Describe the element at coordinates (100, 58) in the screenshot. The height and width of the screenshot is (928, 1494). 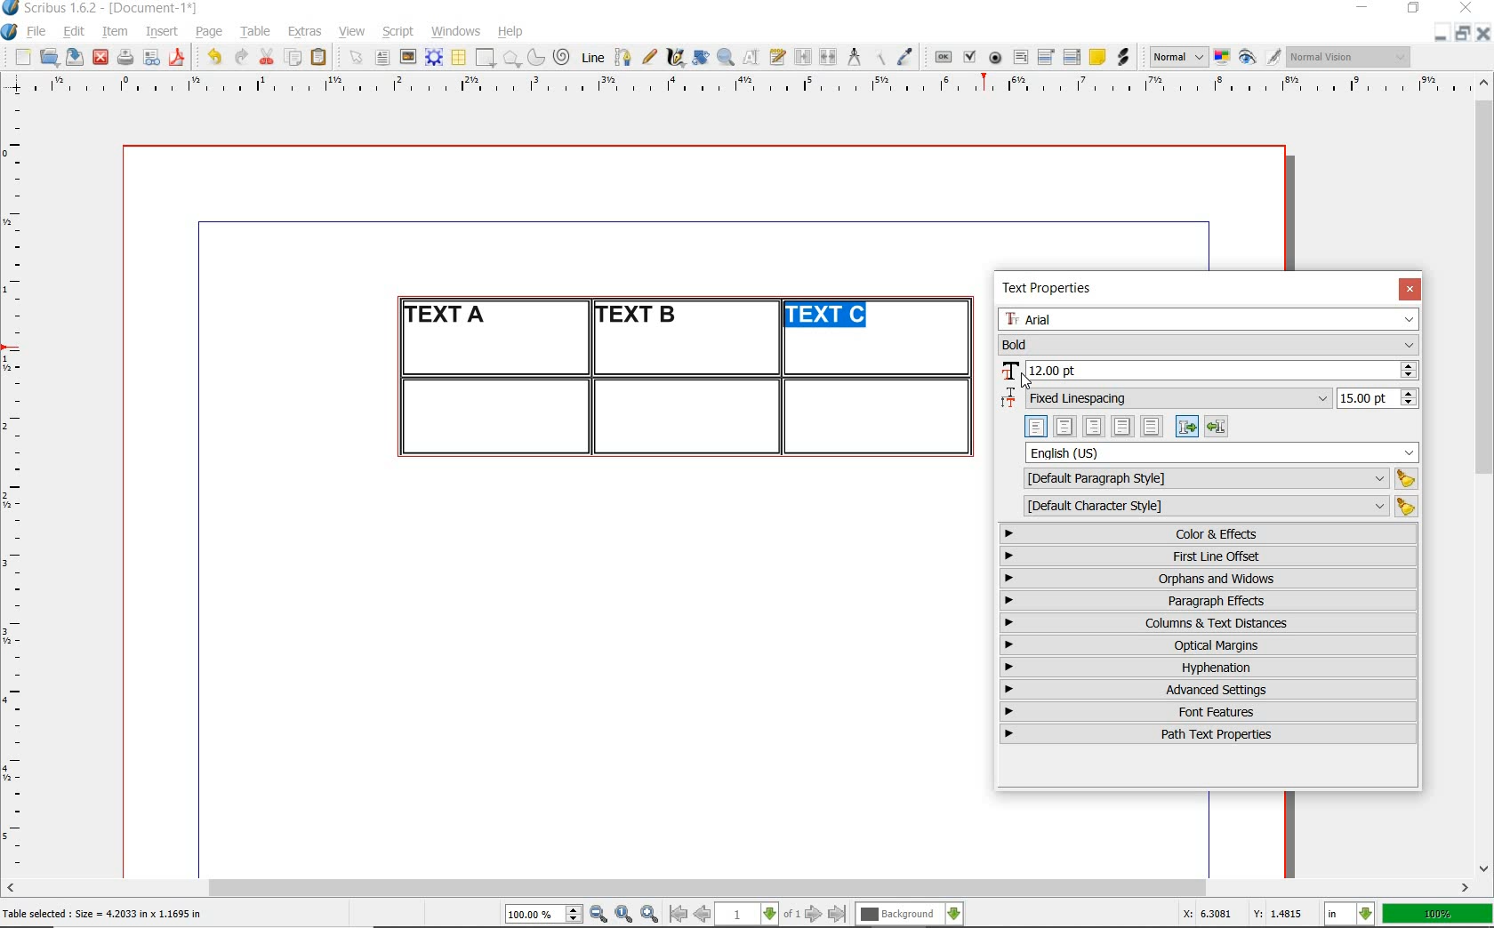
I see `close` at that location.